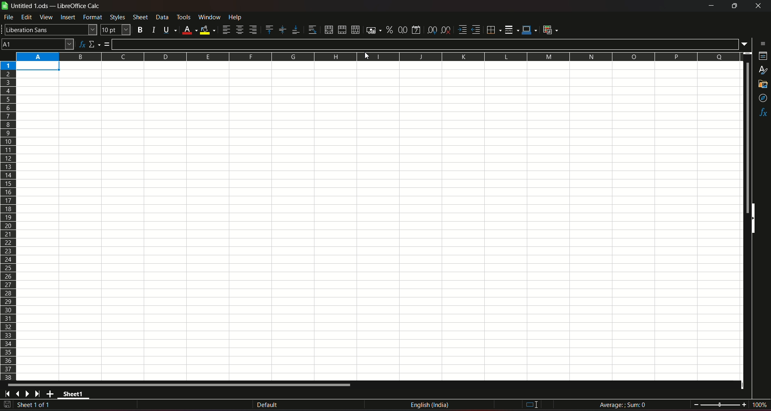 This screenshot has width=771, height=411. Describe the element at coordinates (755, 220) in the screenshot. I see `hide` at that location.